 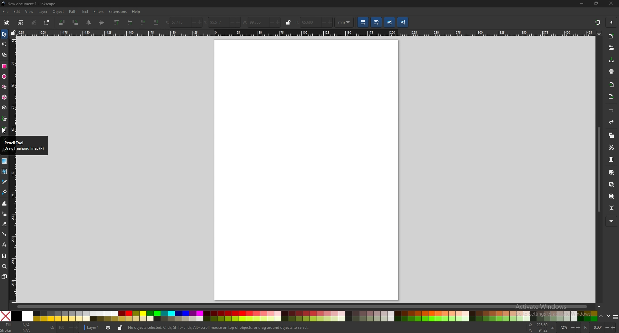 I want to click on flip vertically, so click(x=89, y=22).